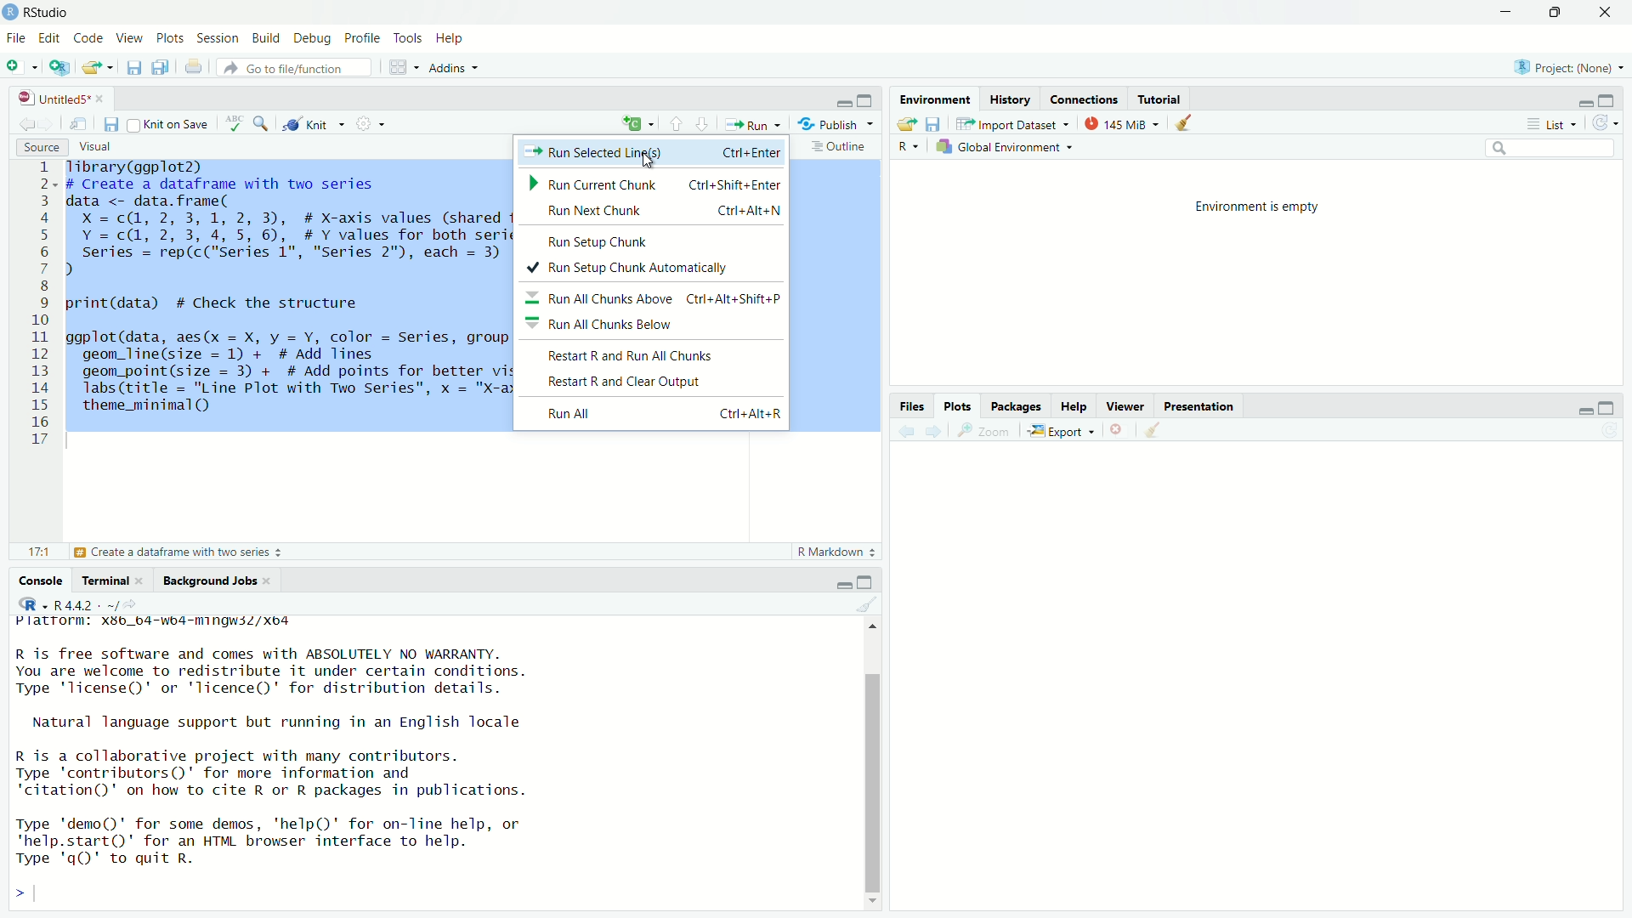 The width and height of the screenshot is (1632, 918). Describe the element at coordinates (836, 552) in the screenshot. I see `R Markdown` at that location.